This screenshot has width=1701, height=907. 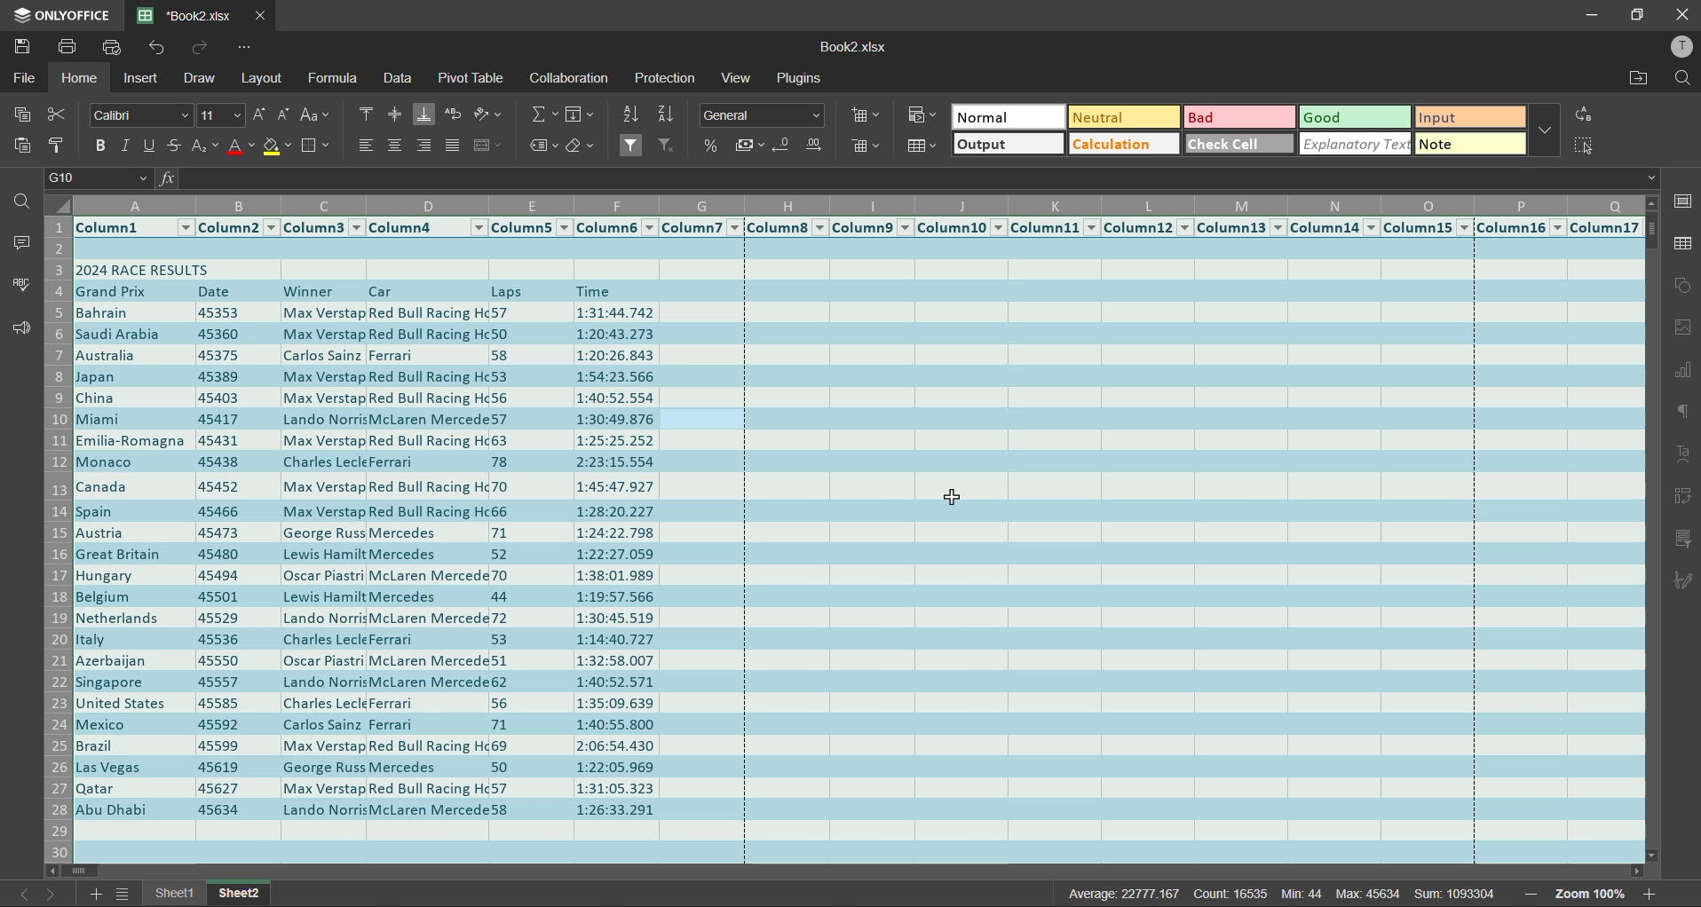 I want to click on percent, so click(x=714, y=146).